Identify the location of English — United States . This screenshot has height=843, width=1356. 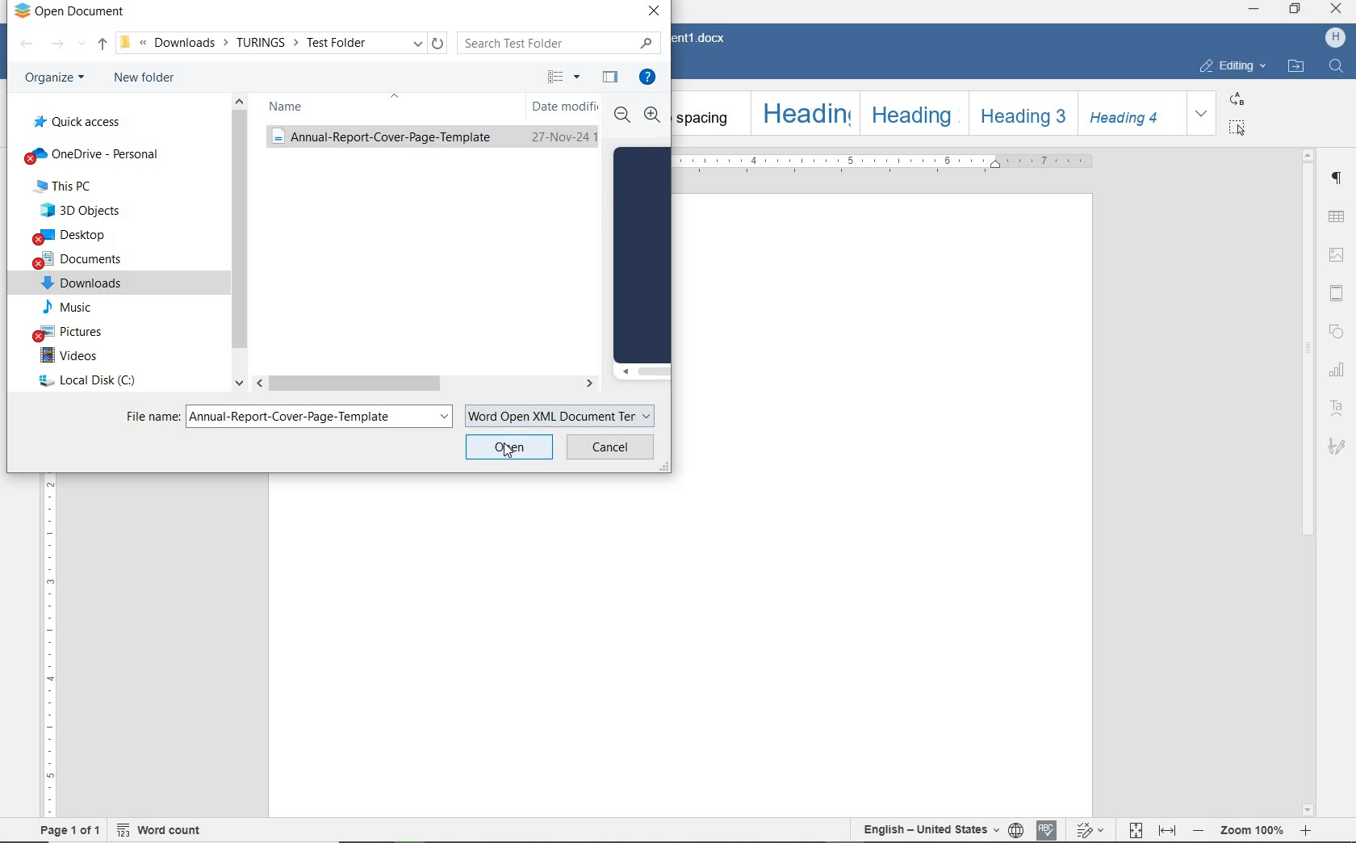
(927, 830).